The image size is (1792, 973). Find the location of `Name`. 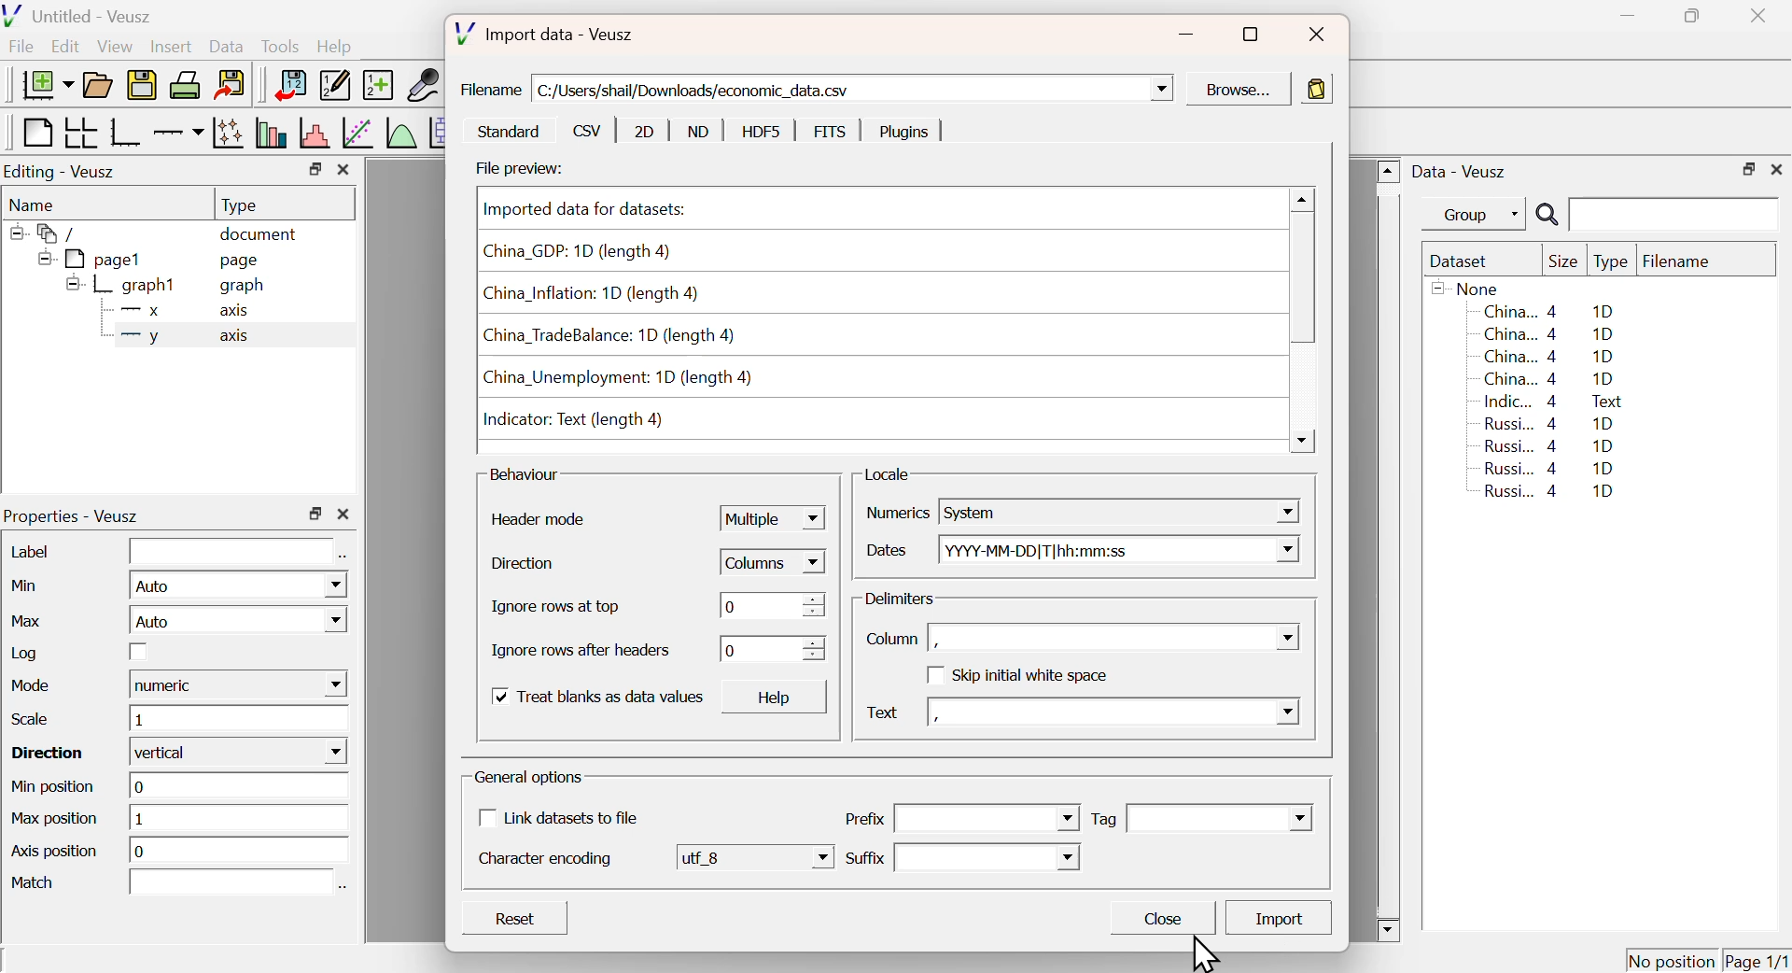

Name is located at coordinates (34, 205).